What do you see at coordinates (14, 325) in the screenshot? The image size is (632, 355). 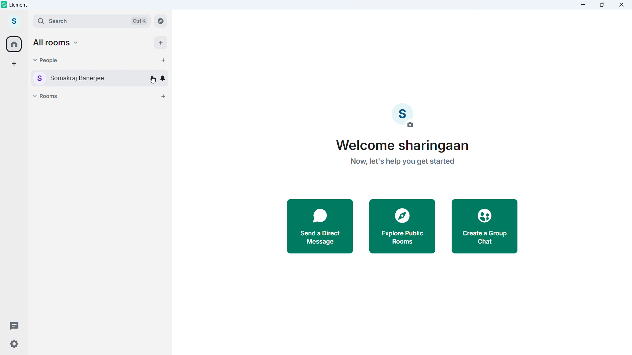 I see `Threads ` at bounding box center [14, 325].